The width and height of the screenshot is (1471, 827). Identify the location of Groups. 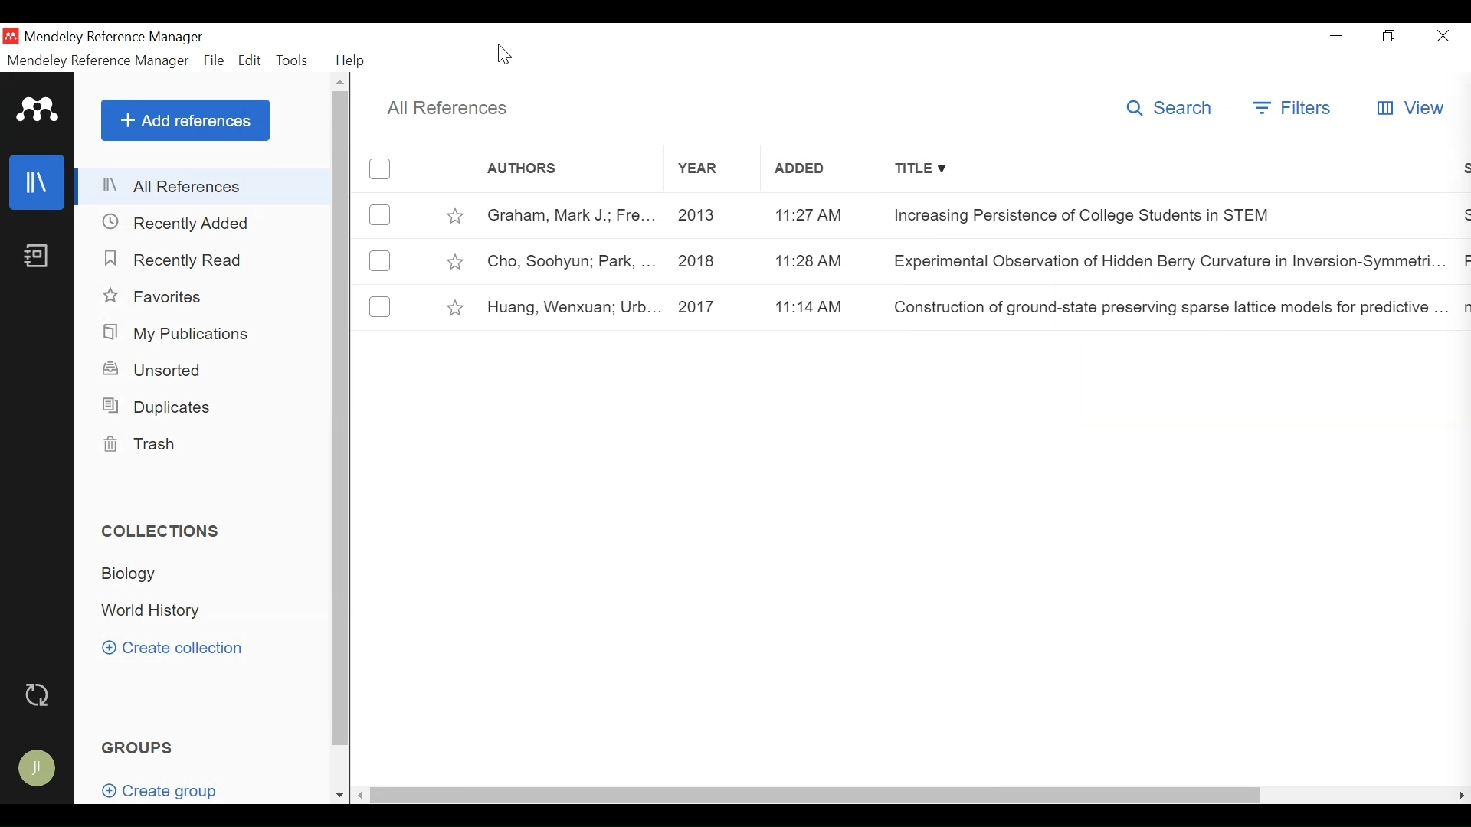
(137, 747).